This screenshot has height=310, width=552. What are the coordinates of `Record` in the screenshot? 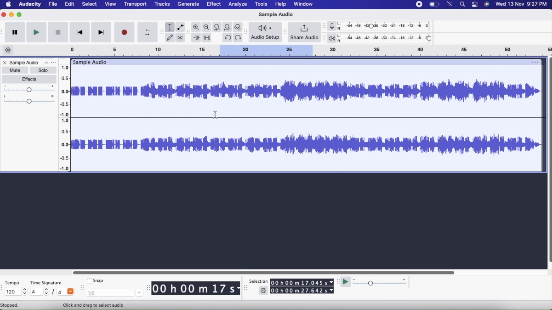 It's located at (125, 32).